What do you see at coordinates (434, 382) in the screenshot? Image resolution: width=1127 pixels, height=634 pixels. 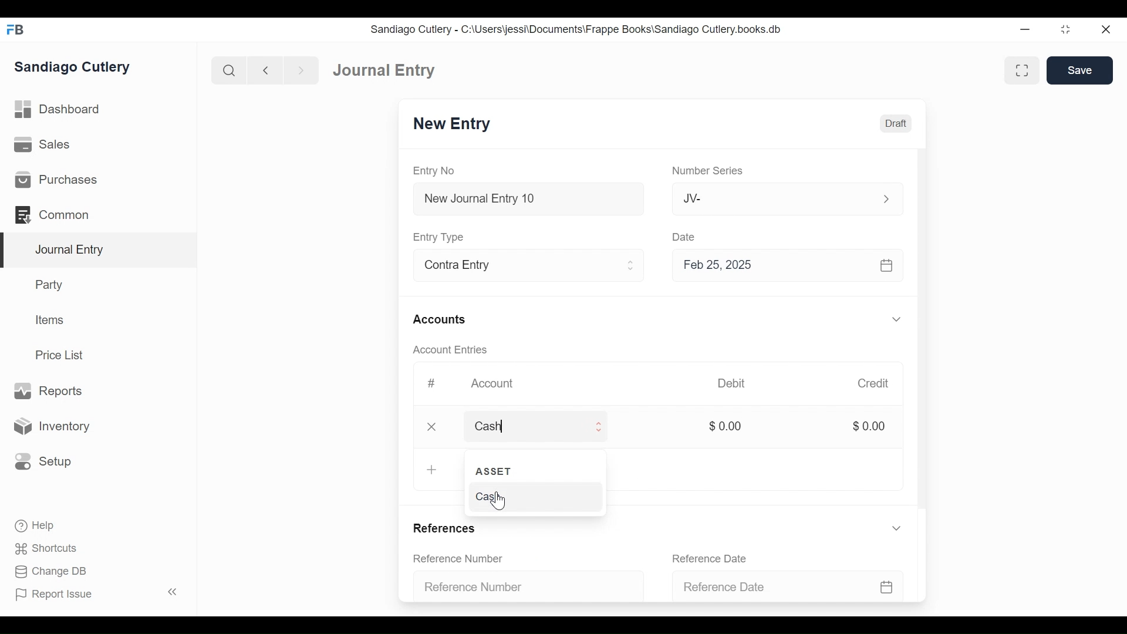 I see `#` at bounding box center [434, 382].